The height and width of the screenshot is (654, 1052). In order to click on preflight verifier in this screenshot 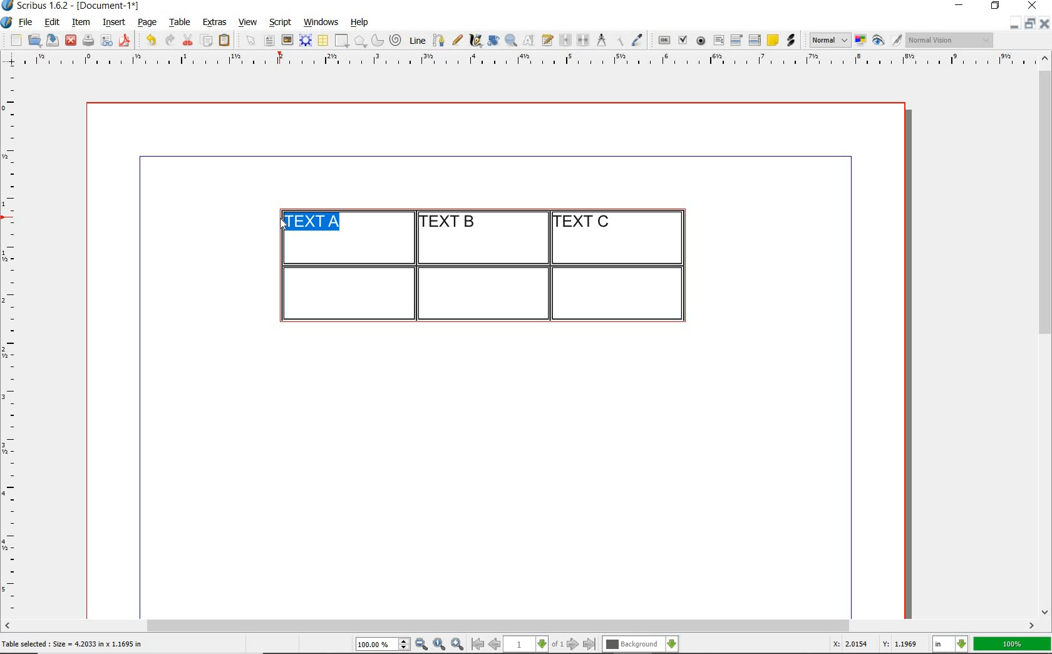, I will do `click(107, 41)`.